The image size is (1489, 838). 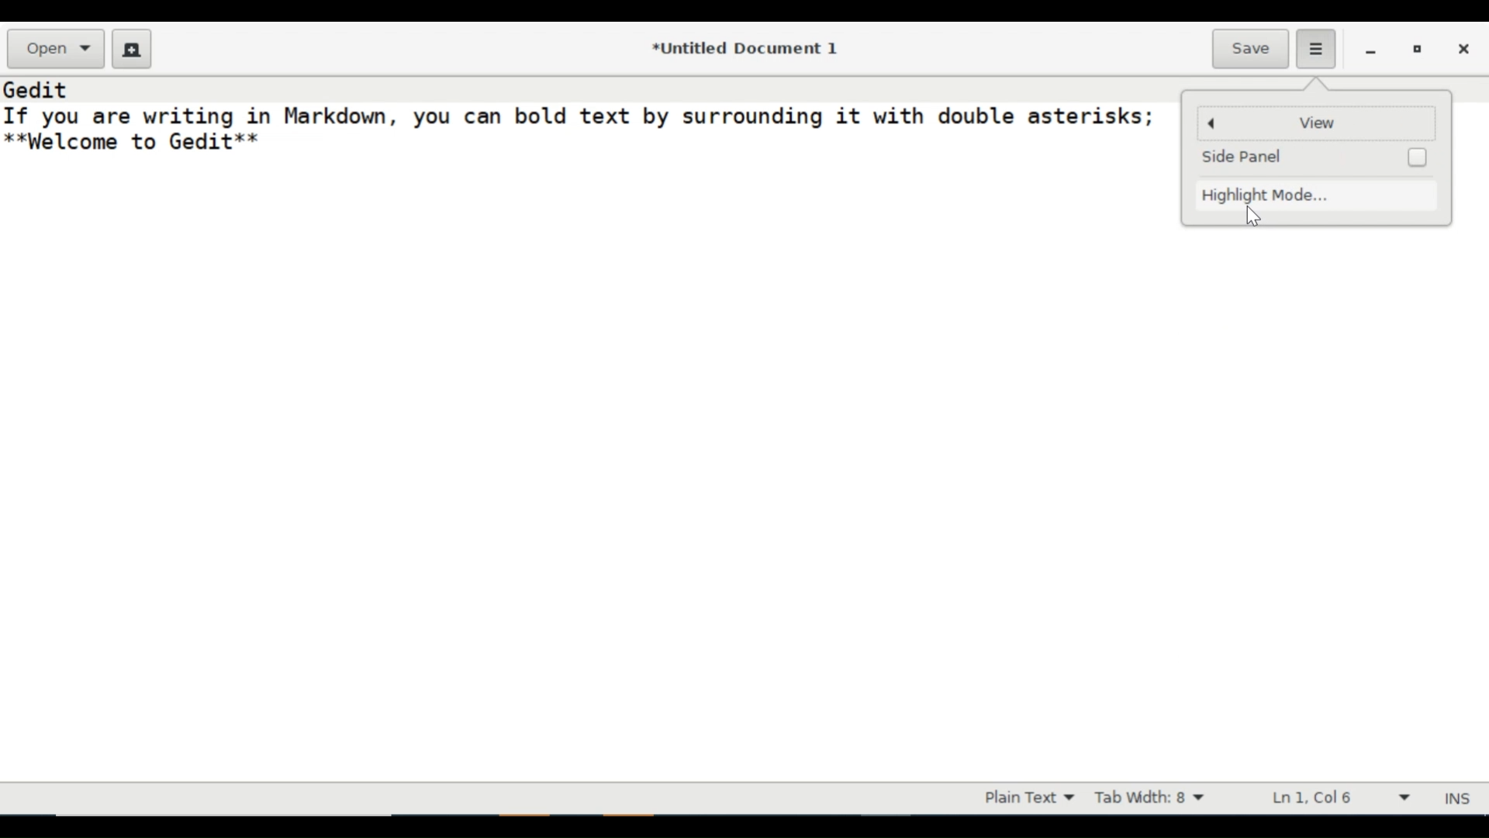 I want to click on close, so click(x=1463, y=48).